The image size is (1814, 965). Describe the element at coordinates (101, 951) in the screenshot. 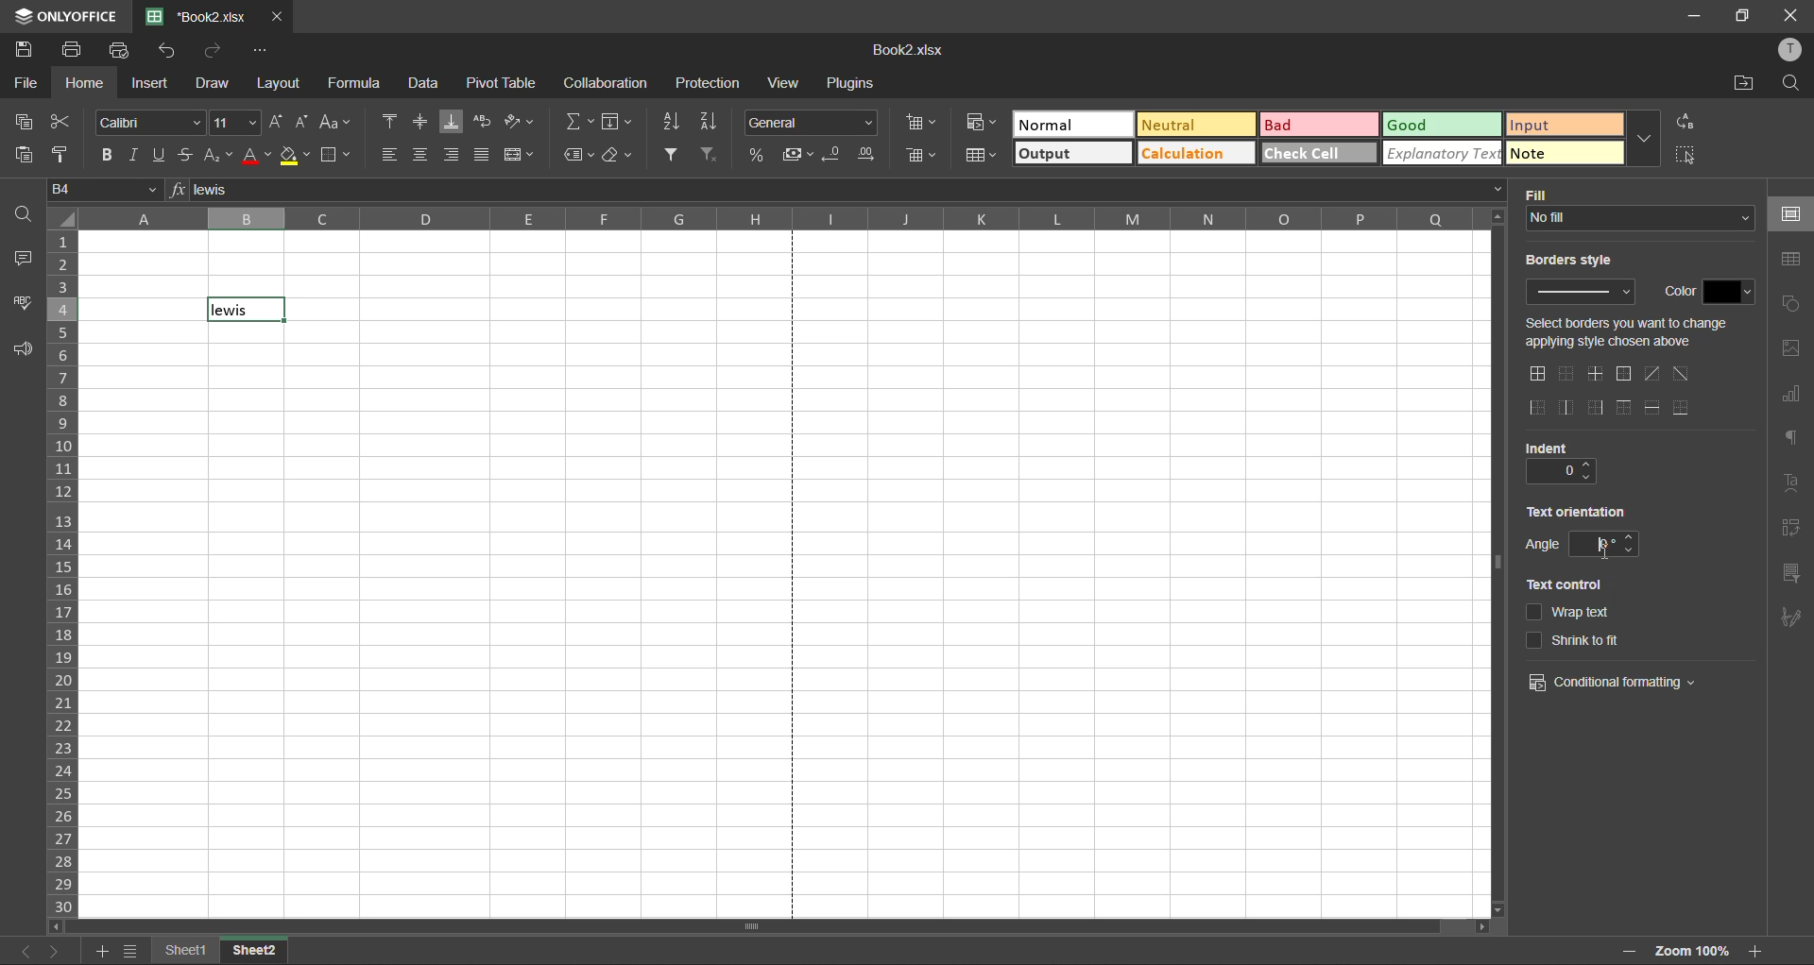

I see `add sheet` at that location.